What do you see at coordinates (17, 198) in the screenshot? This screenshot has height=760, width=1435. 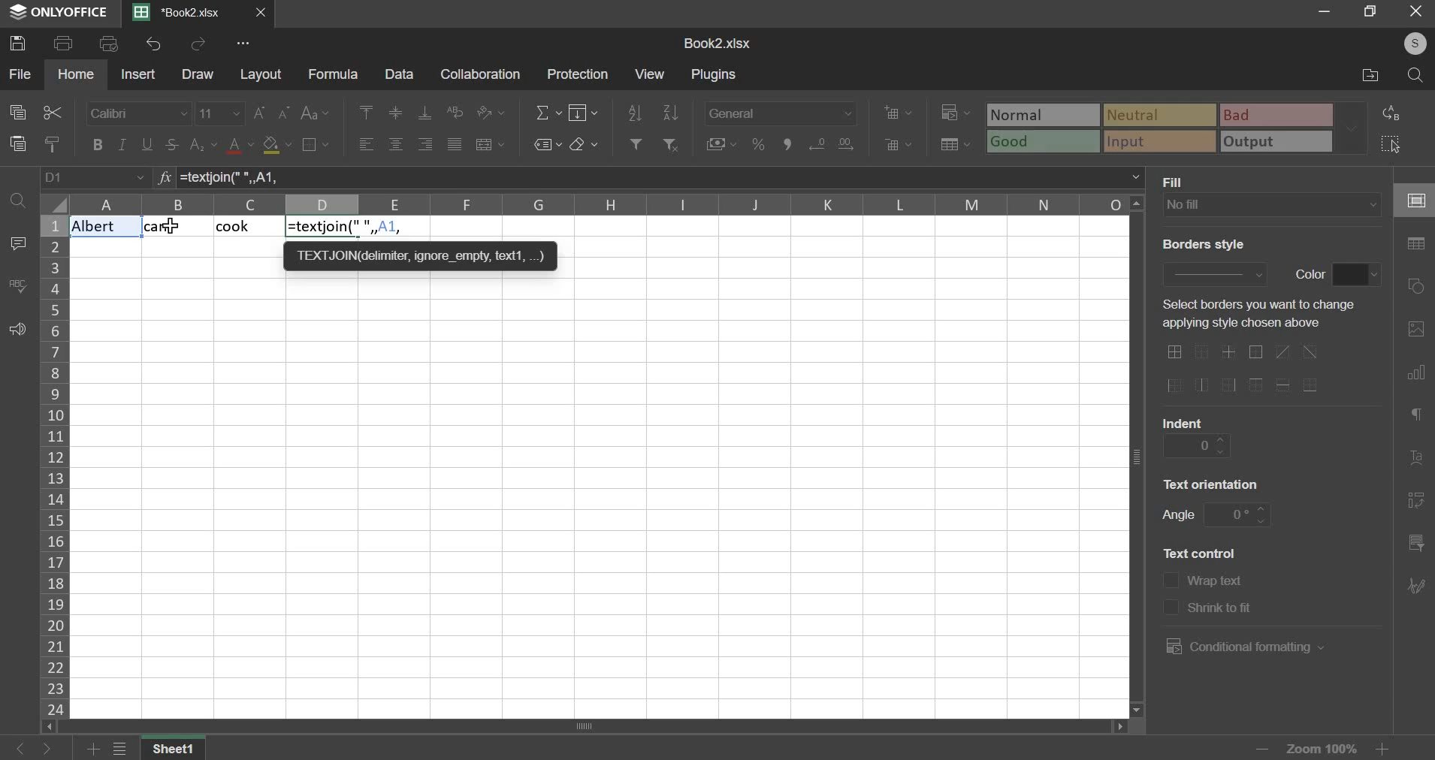 I see `find` at bounding box center [17, 198].